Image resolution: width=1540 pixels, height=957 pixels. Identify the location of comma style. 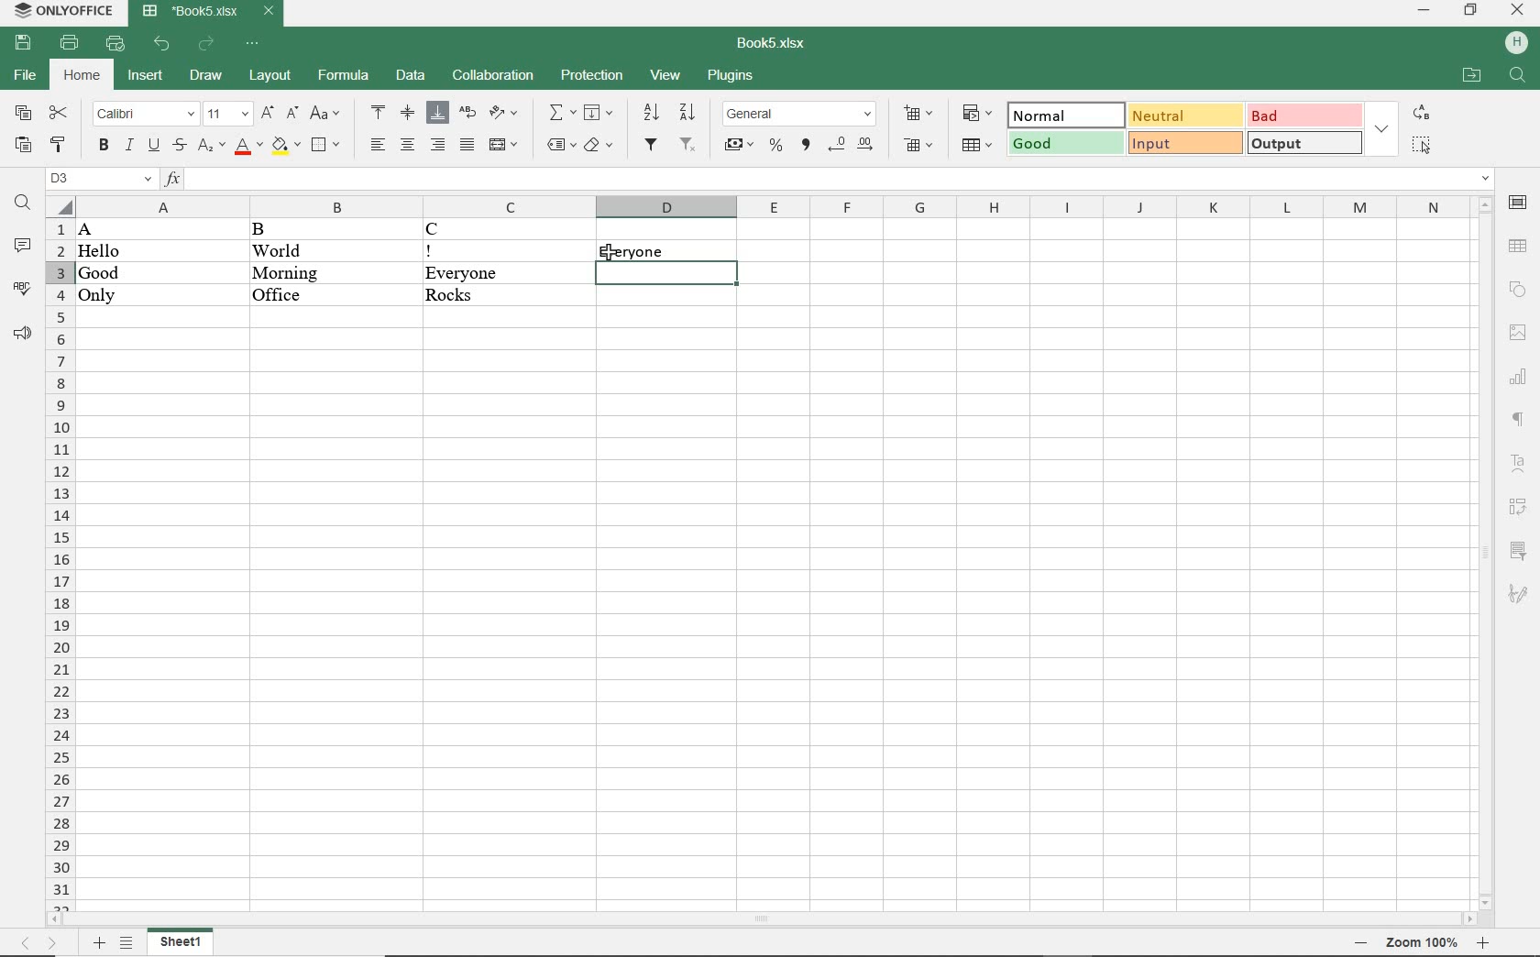
(806, 147).